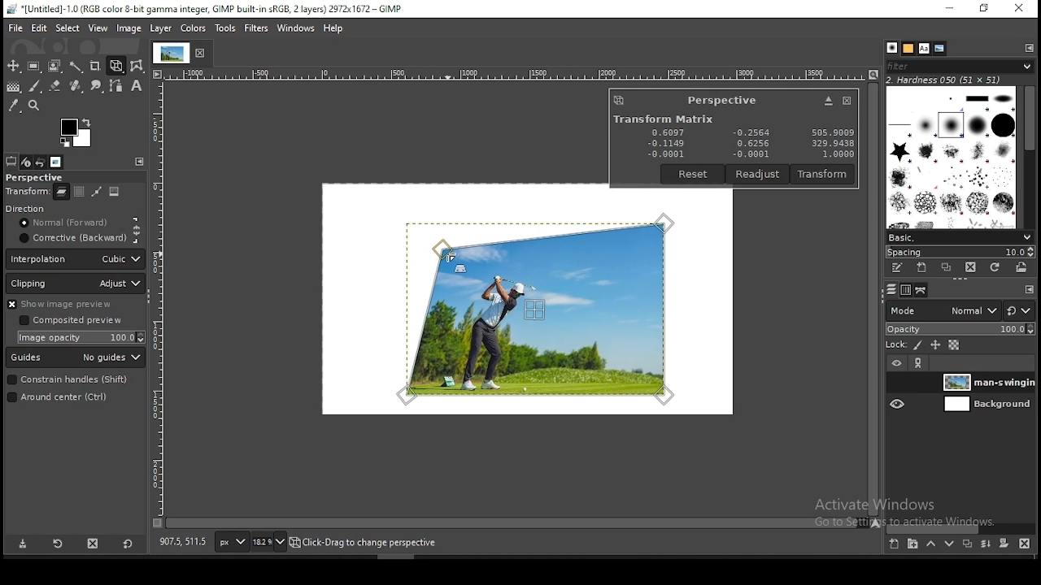  What do you see at coordinates (986, 405) in the screenshot?
I see `layer ` at bounding box center [986, 405].